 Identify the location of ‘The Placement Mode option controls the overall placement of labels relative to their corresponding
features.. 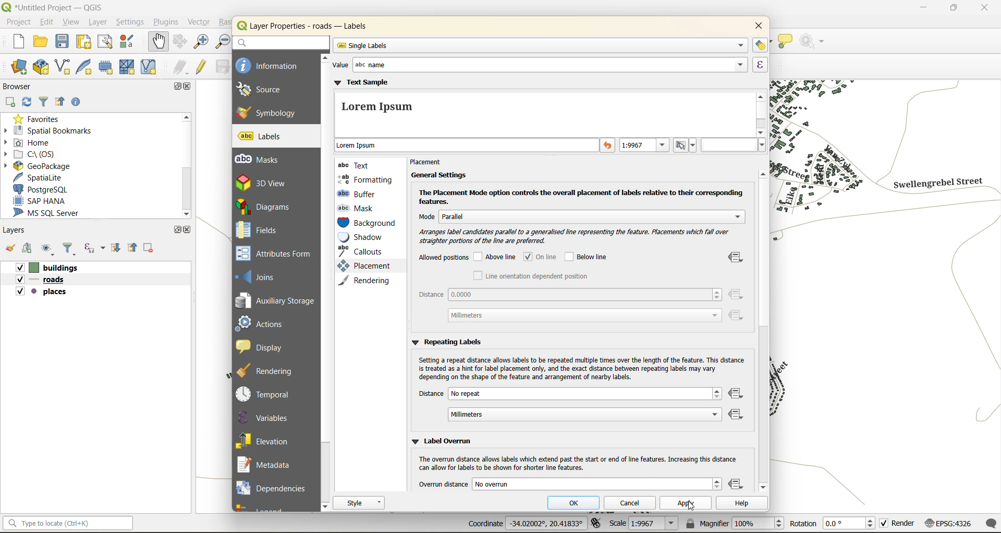
(583, 196).